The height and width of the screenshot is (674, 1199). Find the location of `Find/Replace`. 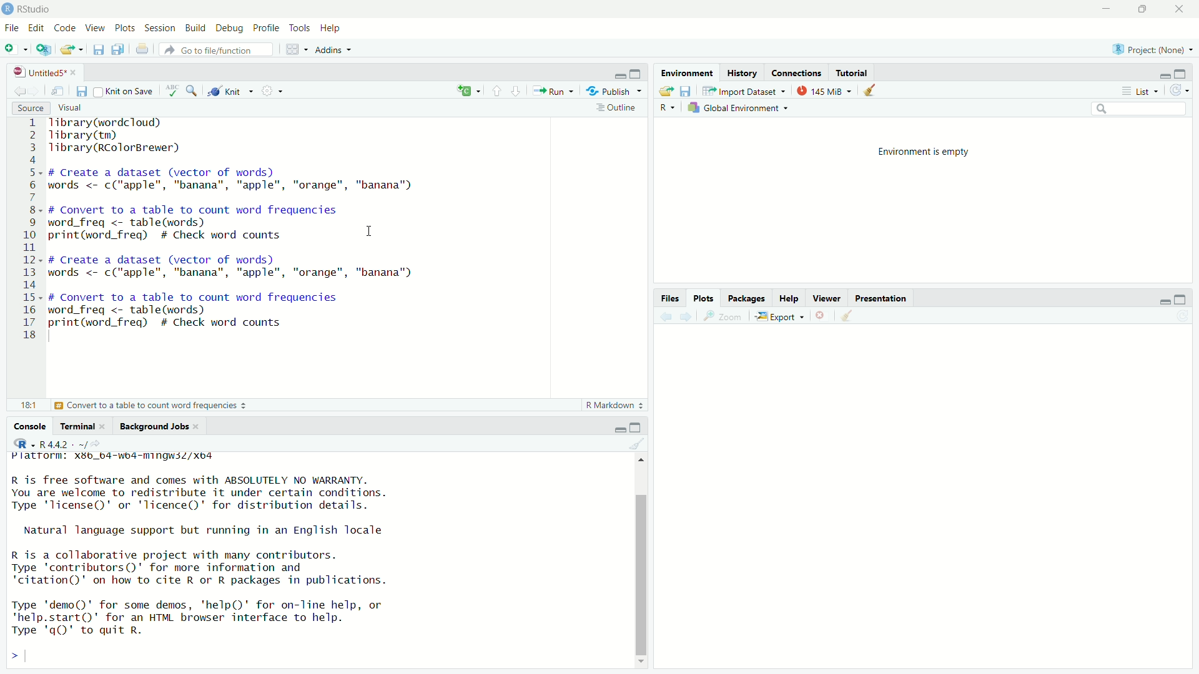

Find/Replace is located at coordinates (190, 90).